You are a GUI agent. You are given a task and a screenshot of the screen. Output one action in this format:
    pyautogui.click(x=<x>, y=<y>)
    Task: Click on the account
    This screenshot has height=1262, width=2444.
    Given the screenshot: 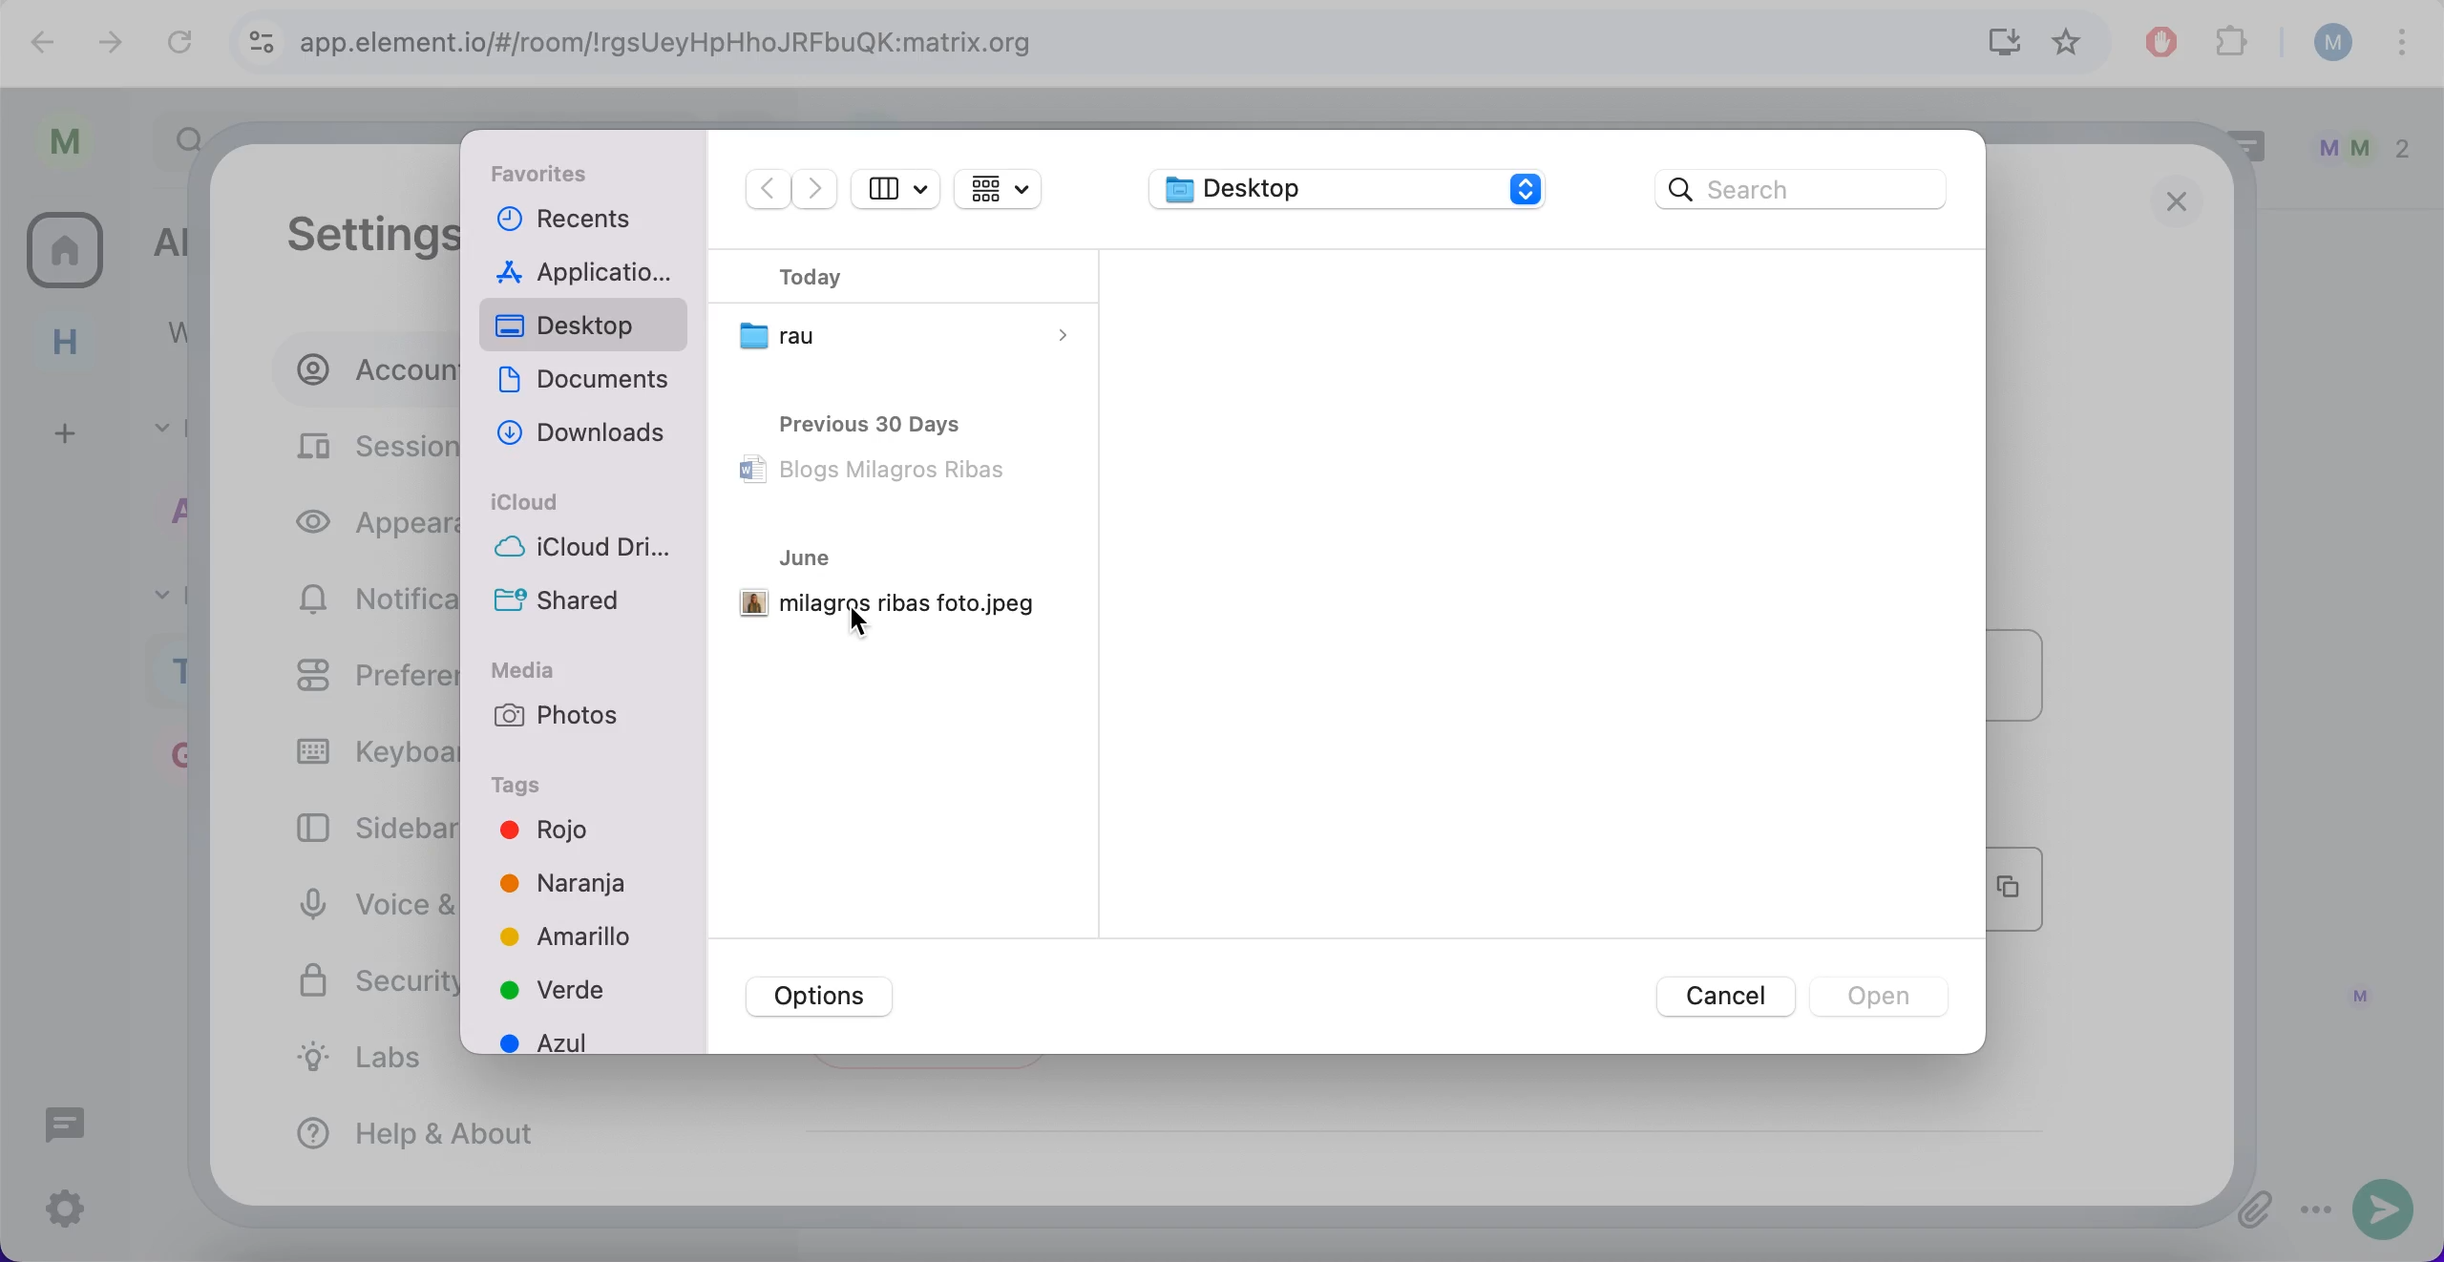 What is the action you would take?
    pyautogui.click(x=348, y=366)
    